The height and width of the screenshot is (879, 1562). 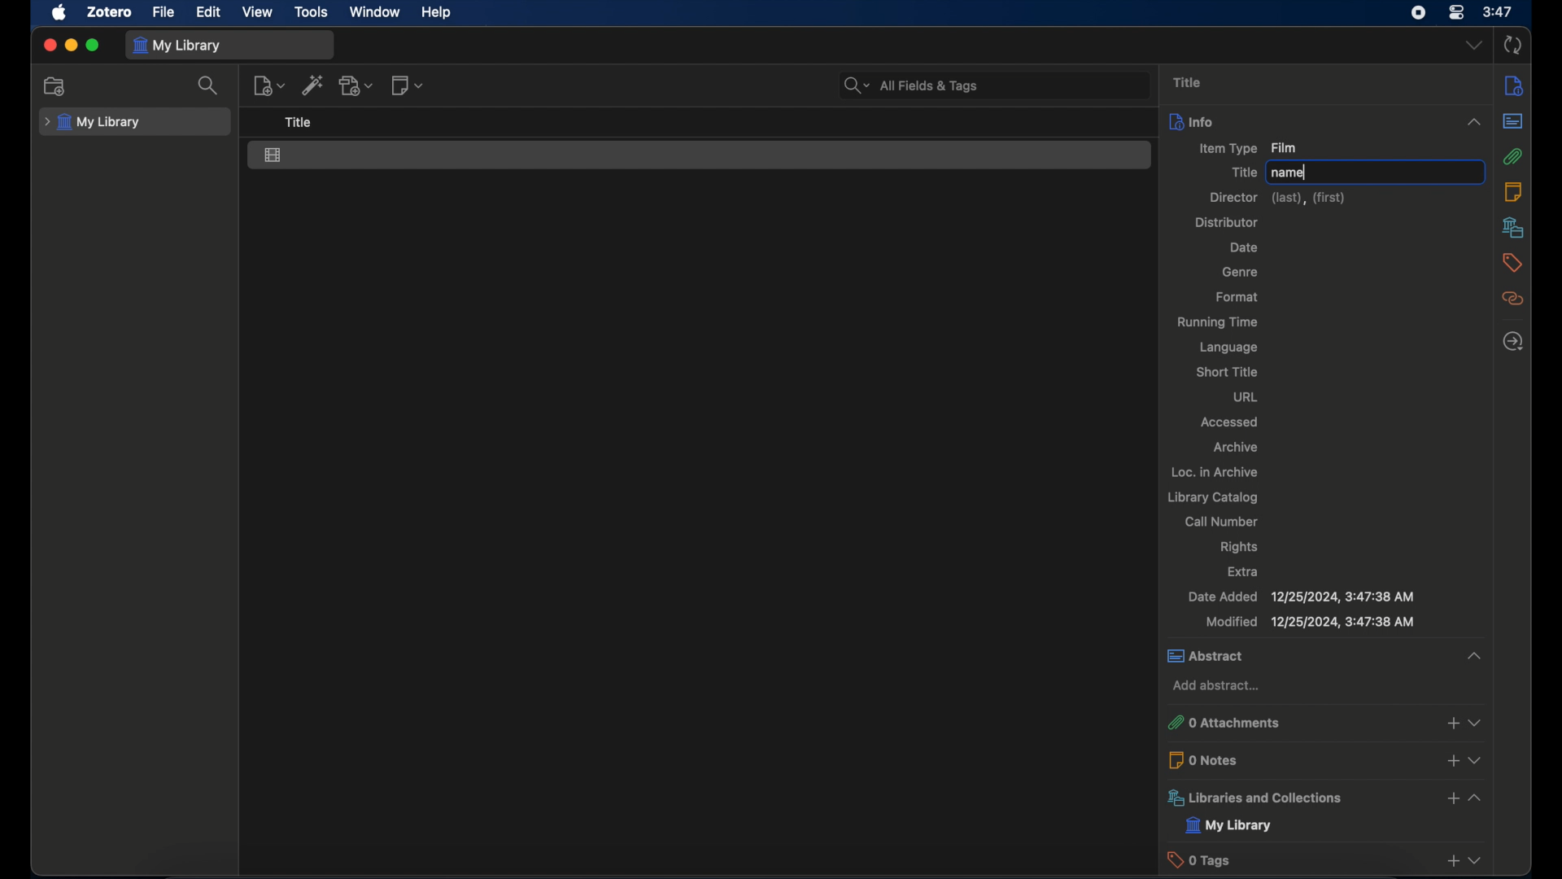 I want to click on distributor, so click(x=1227, y=222).